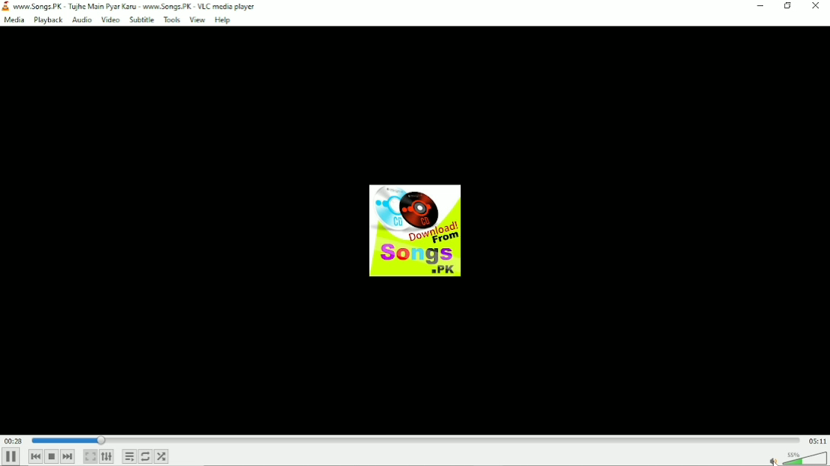 The width and height of the screenshot is (830, 466). Describe the element at coordinates (224, 20) in the screenshot. I see `Help` at that location.